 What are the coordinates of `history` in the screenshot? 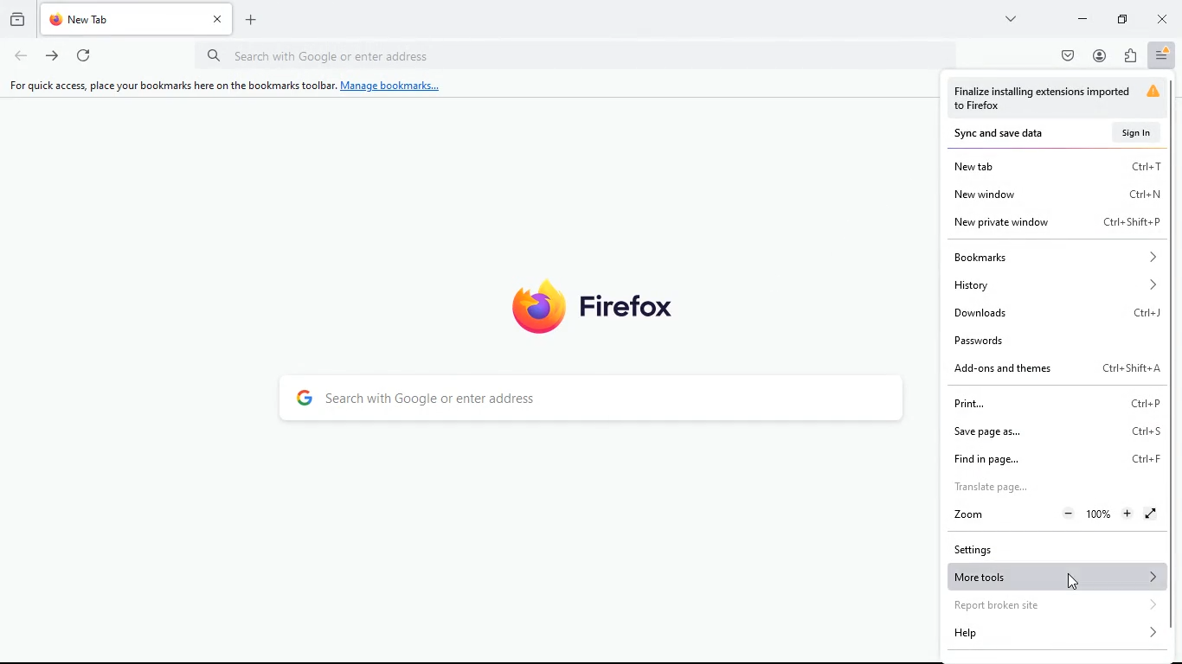 It's located at (1053, 285).